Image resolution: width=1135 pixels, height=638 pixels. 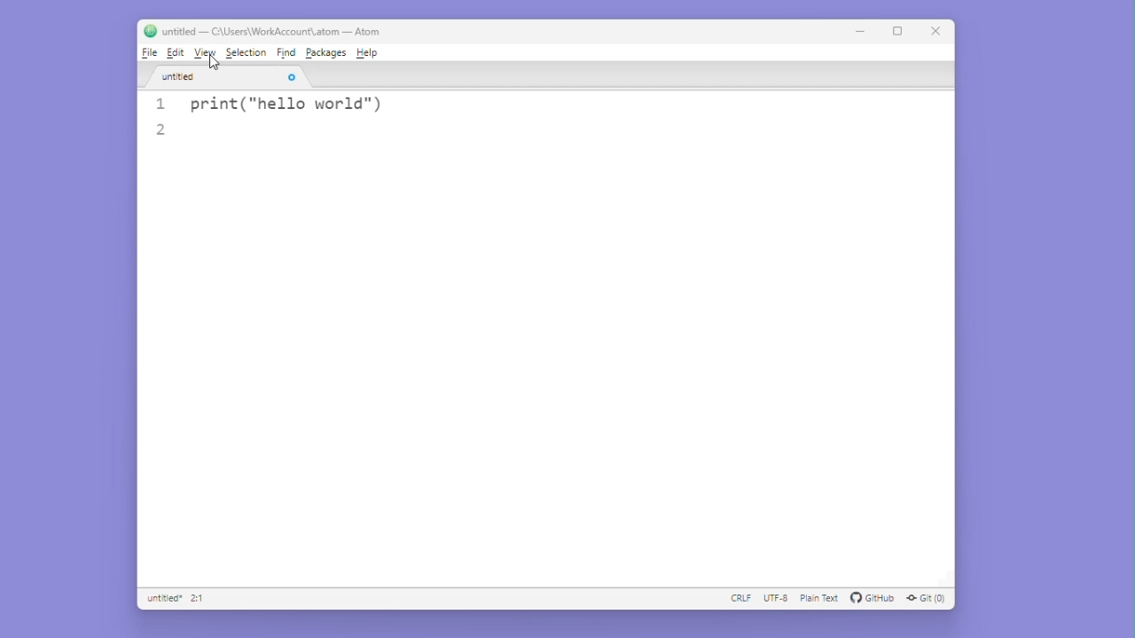 What do you see at coordinates (327, 53) in the screenshot?
I see `Packages` at bounding box center [327, 53].